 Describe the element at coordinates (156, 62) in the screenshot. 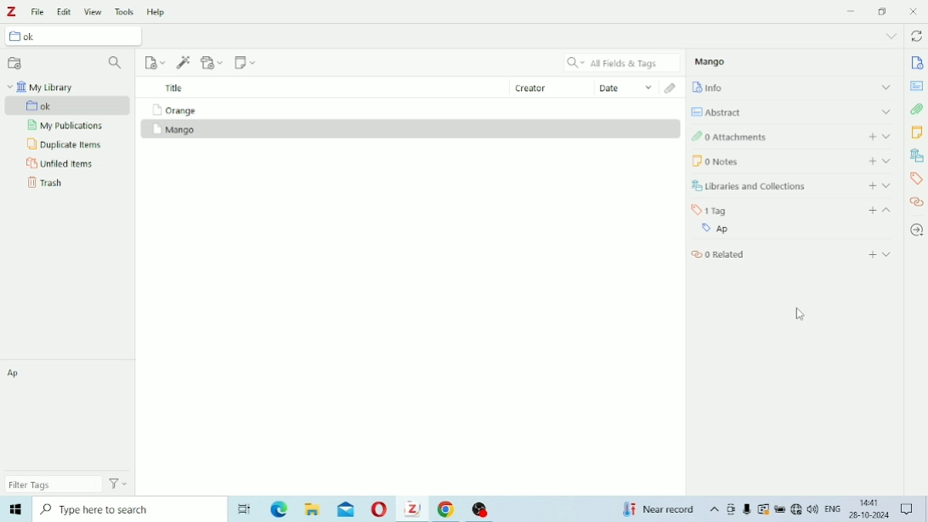

I see `New Item` at that location.